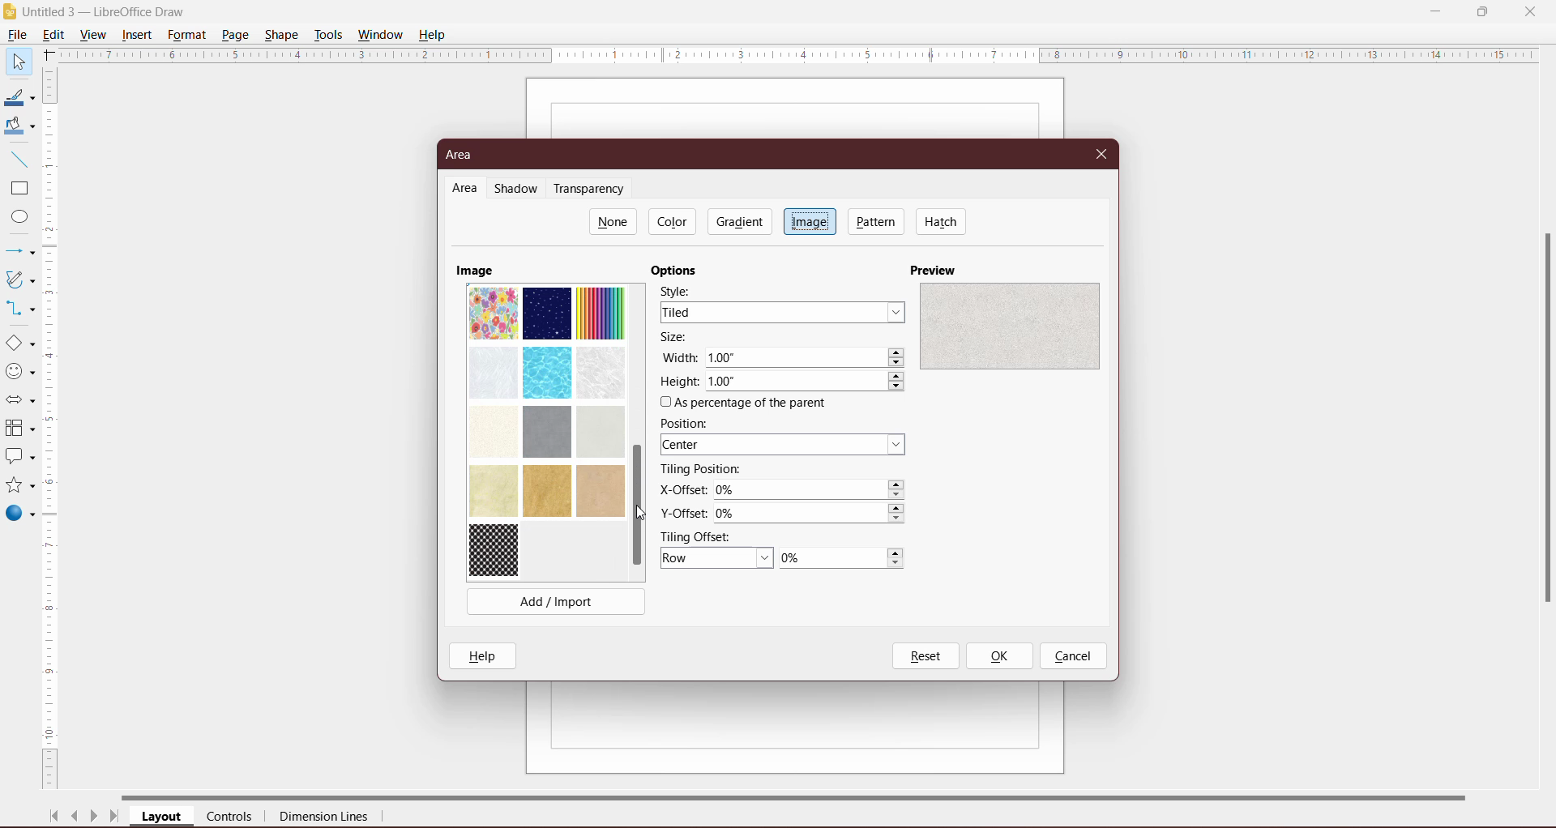 The width and height of the screenshot is (1556, 828). Describe the element at coordinates (814, 514) in the screenshot. I see `Set the Y-Offset` at that location.